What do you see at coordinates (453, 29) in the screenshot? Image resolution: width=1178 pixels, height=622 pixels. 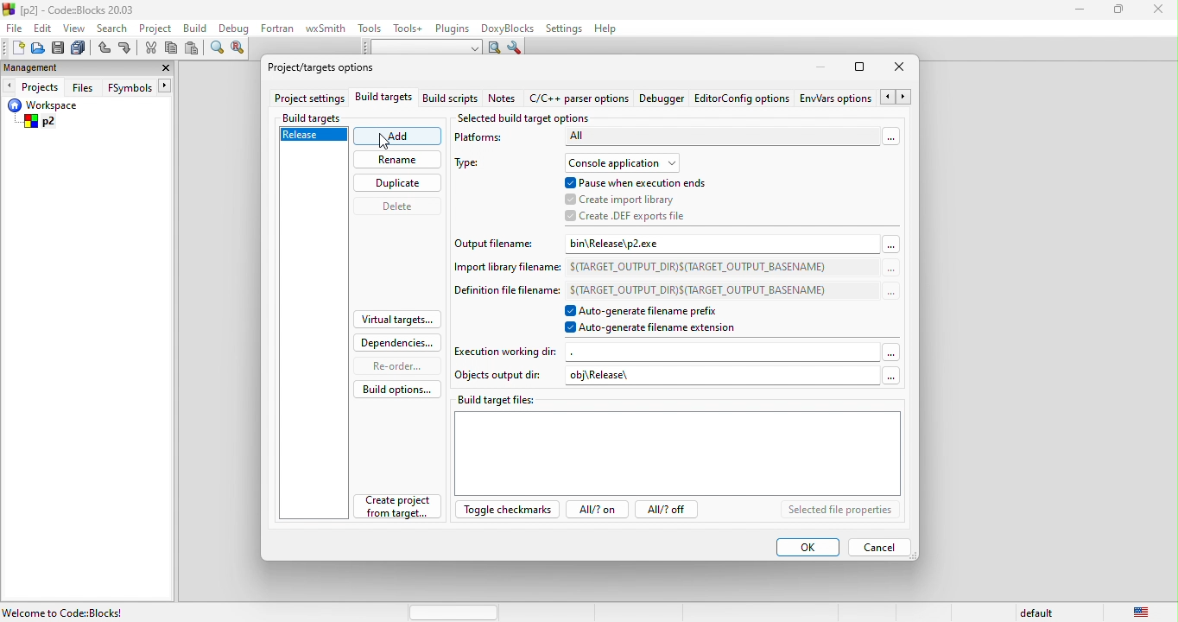 I see `plugins` at bounding box center [453, 29].